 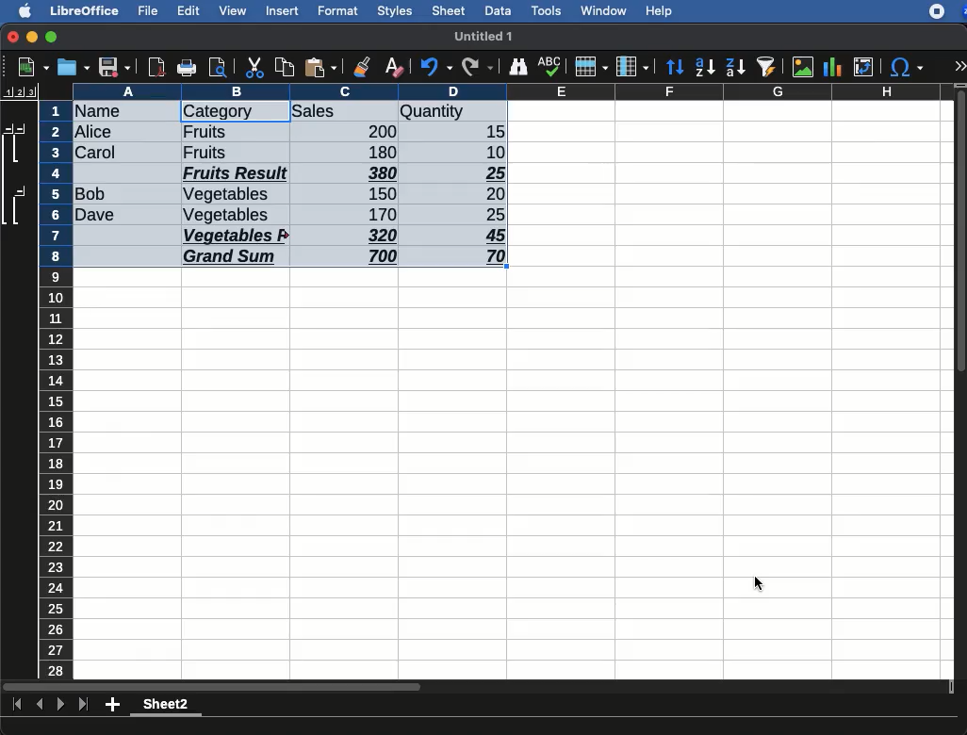 What do you see at coordinates (377, 131) in the screenshot?
I see `200` at bounding box center [377, 131].